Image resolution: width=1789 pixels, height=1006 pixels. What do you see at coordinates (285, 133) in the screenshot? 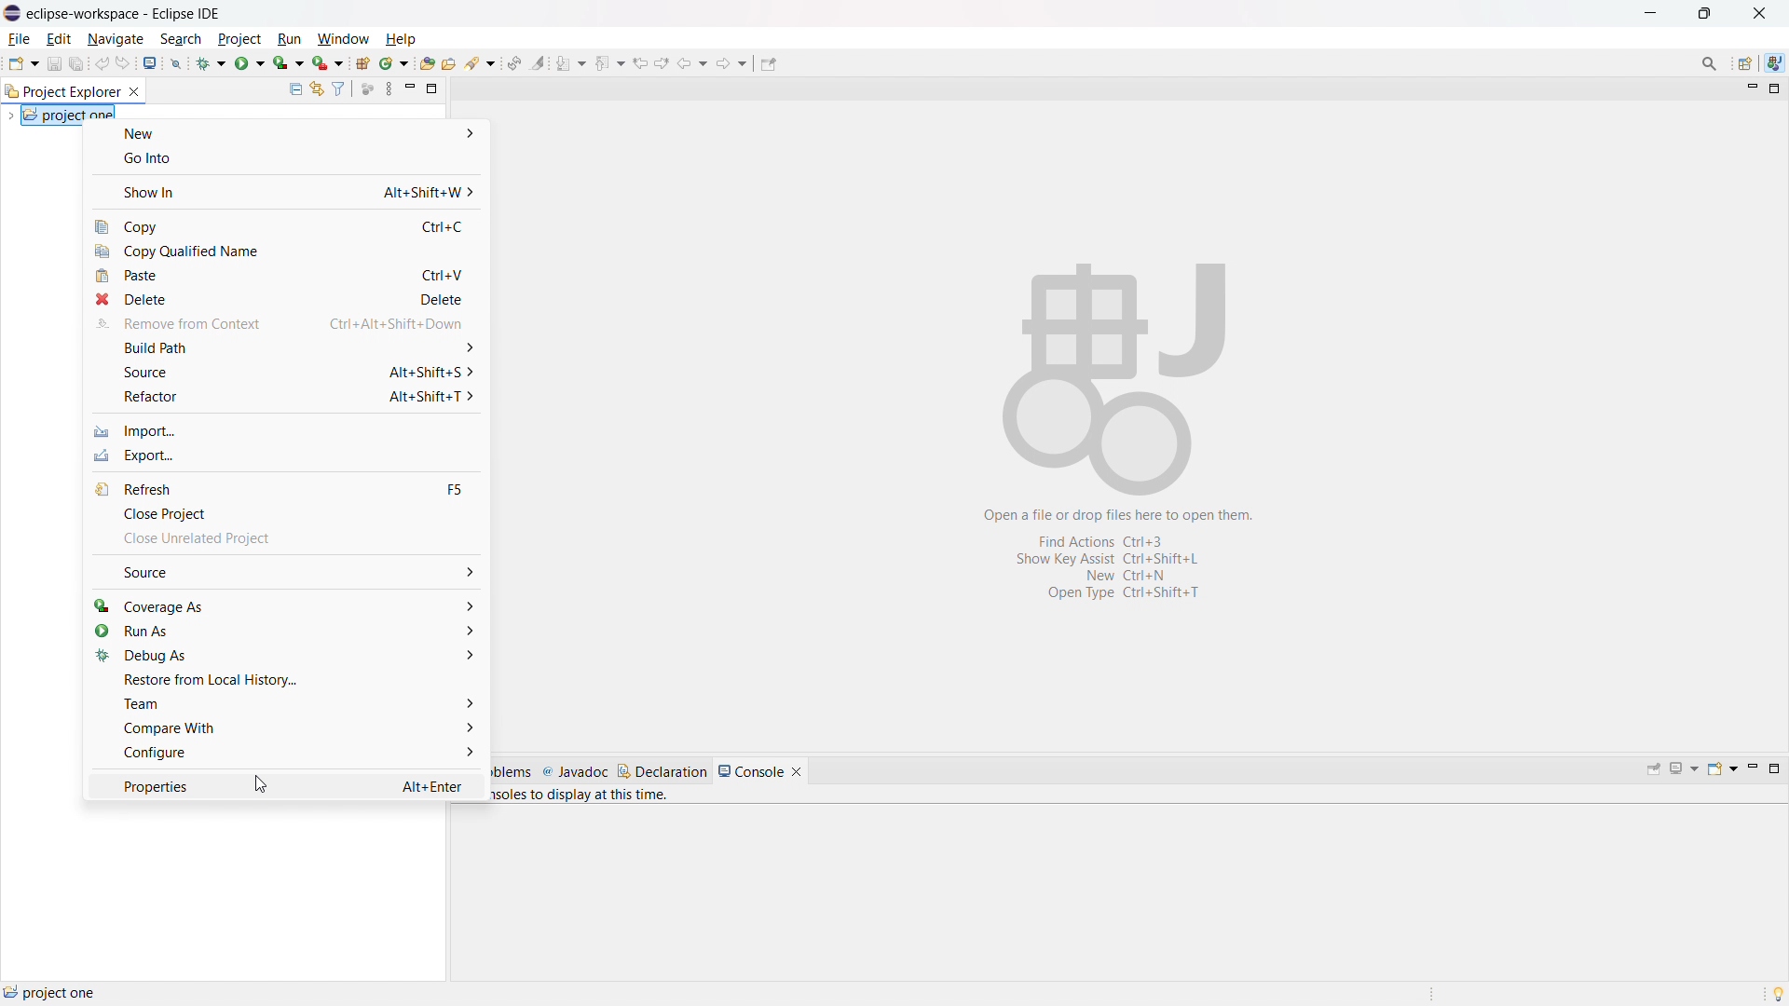
I see `new` at bounding box center [285, 133].